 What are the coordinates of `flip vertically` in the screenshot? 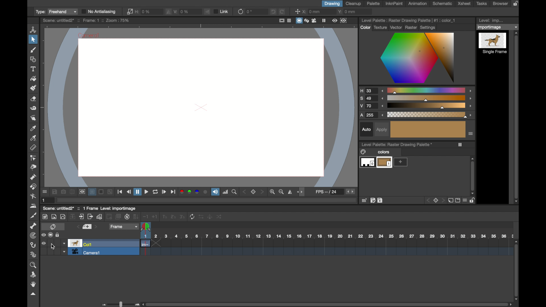 It's located at (208, 12).